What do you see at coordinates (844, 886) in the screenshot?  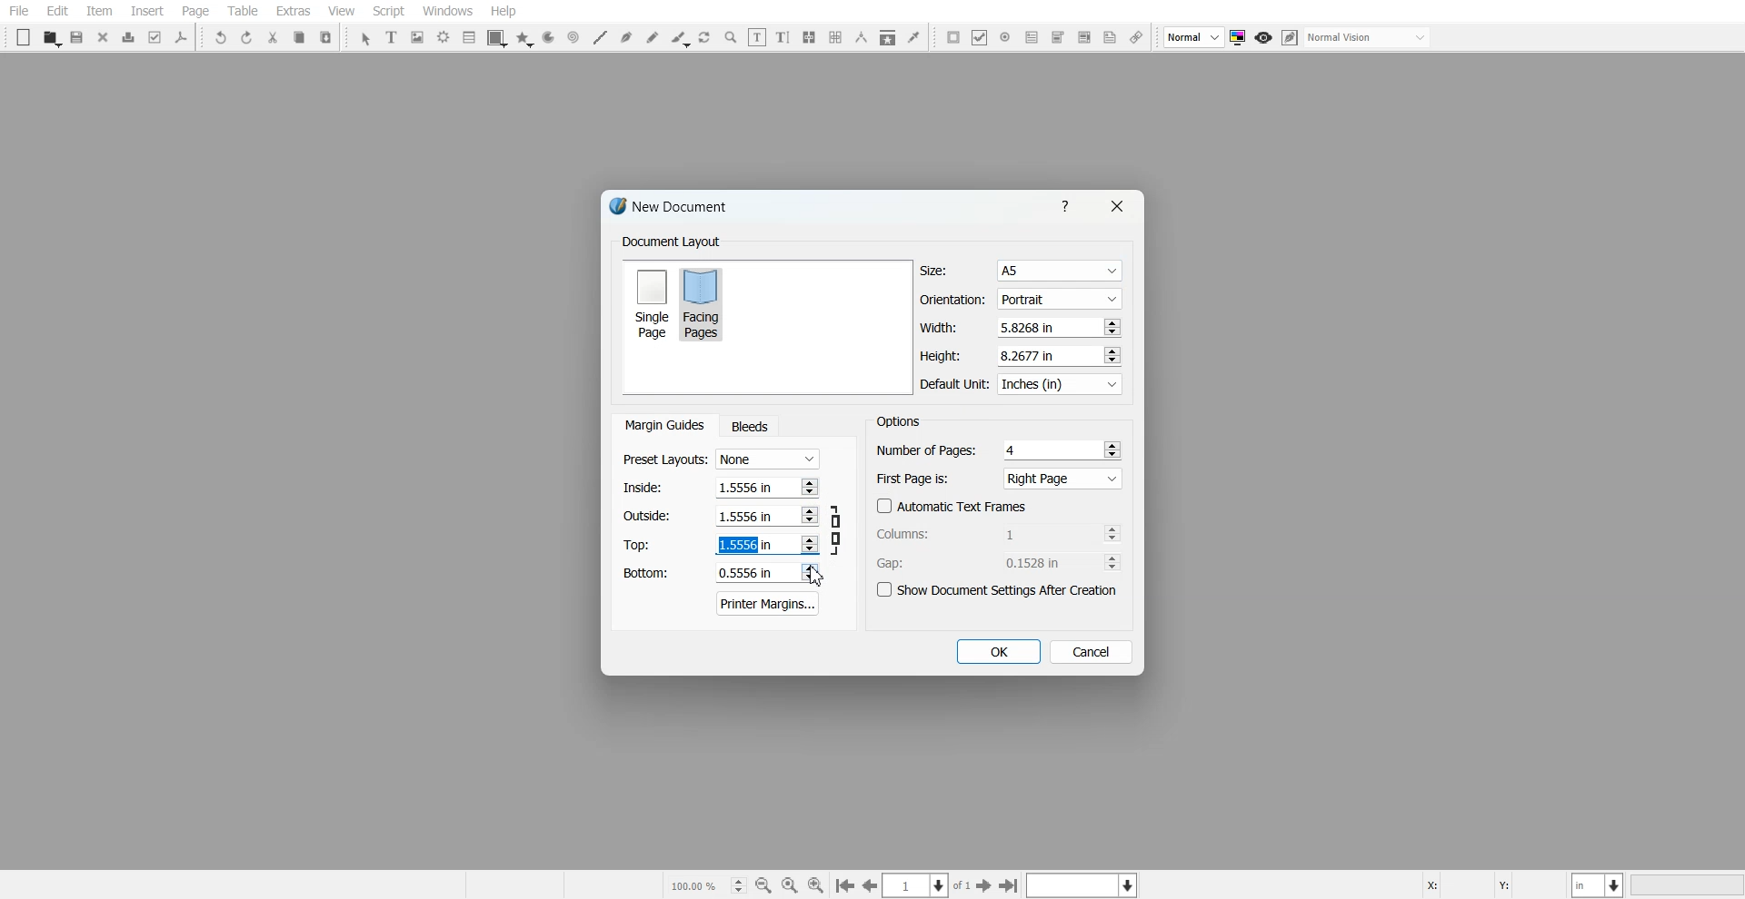 I see `Go to the first page` at bounding box center [844, 886].